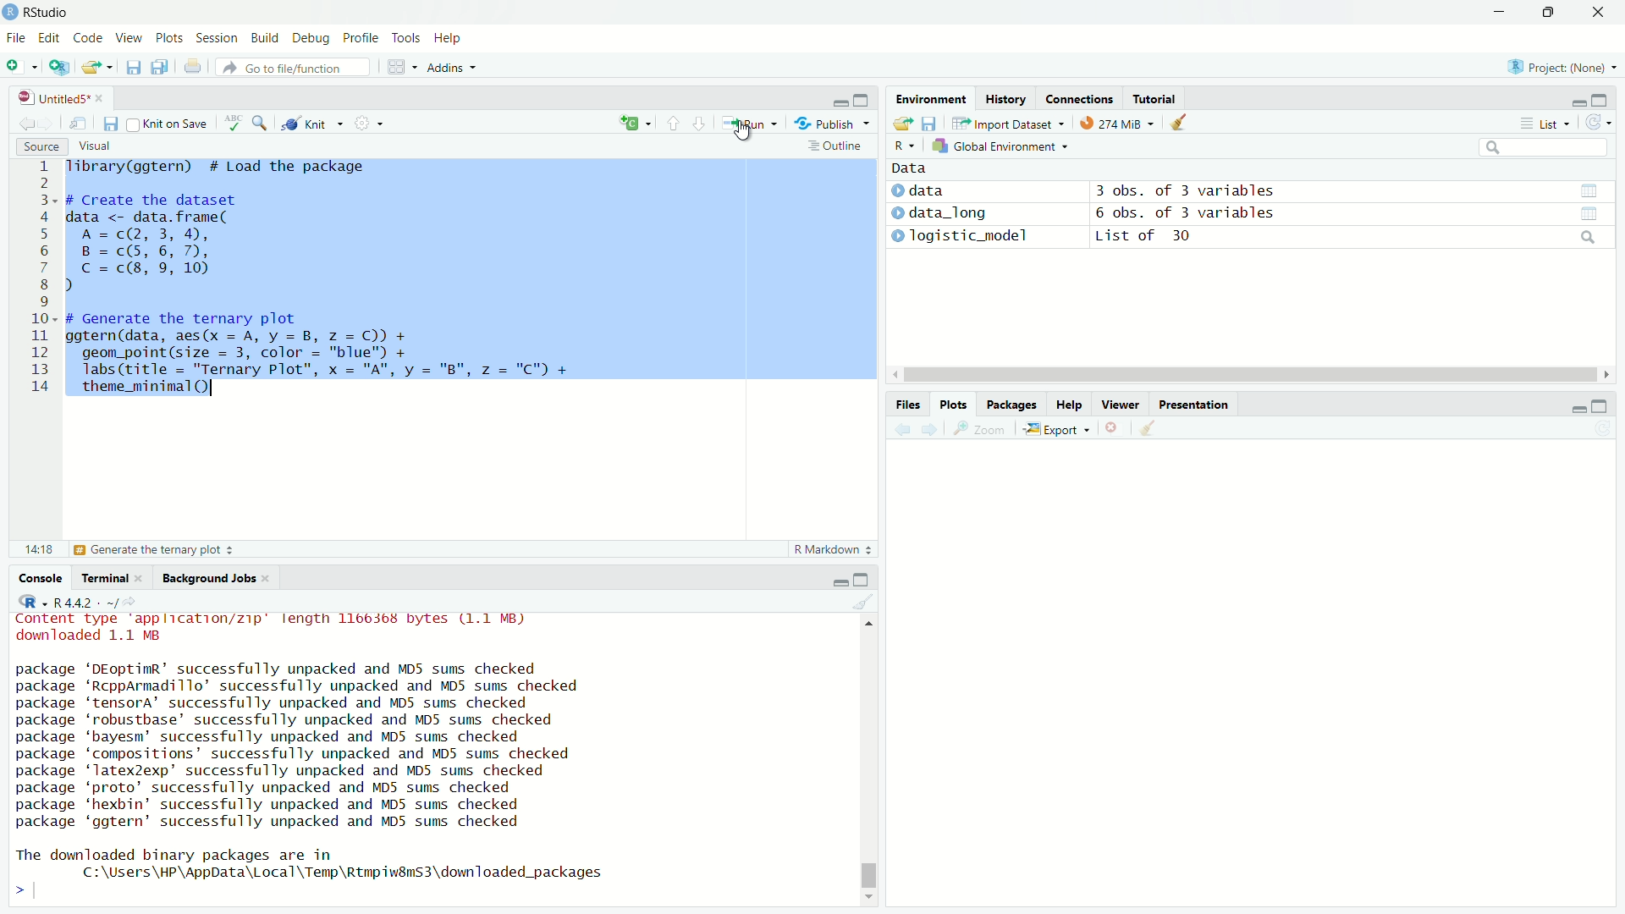  Describe the element at coordinates (932, 121) in the screenshot. I see `save` at that location.